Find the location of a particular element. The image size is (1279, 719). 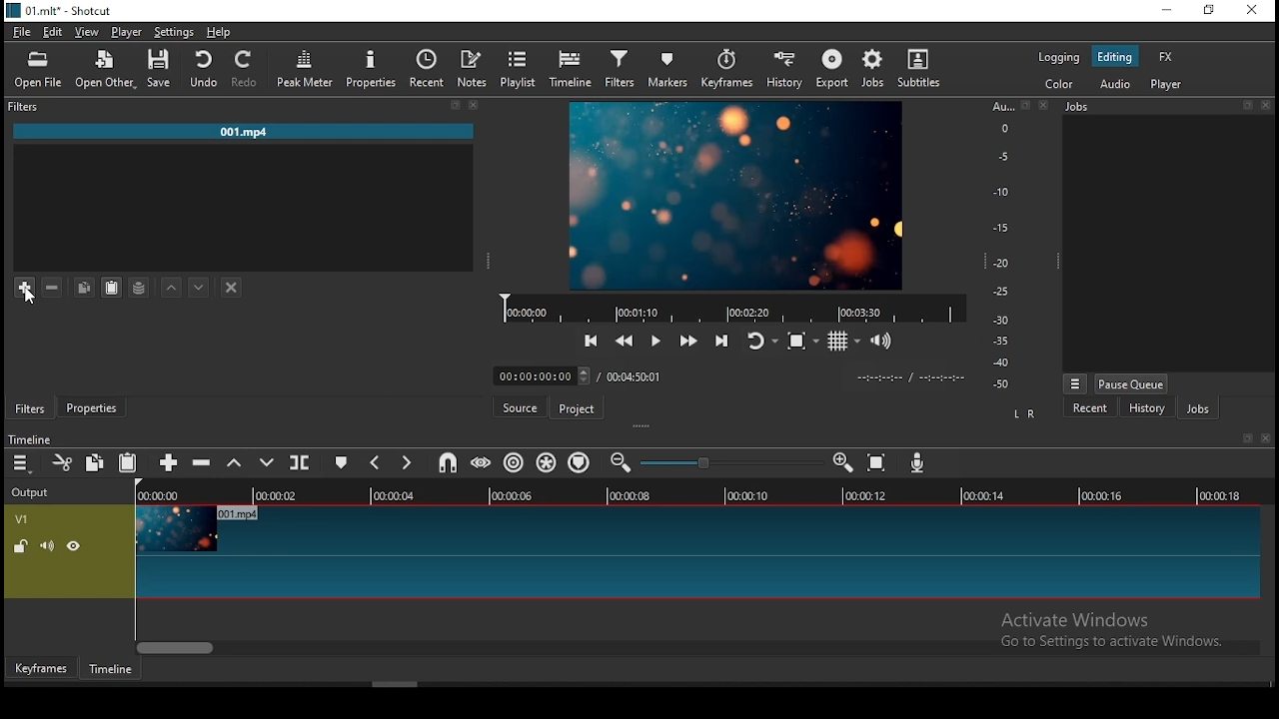

fullscreen is located at coordinates (1245, 105).